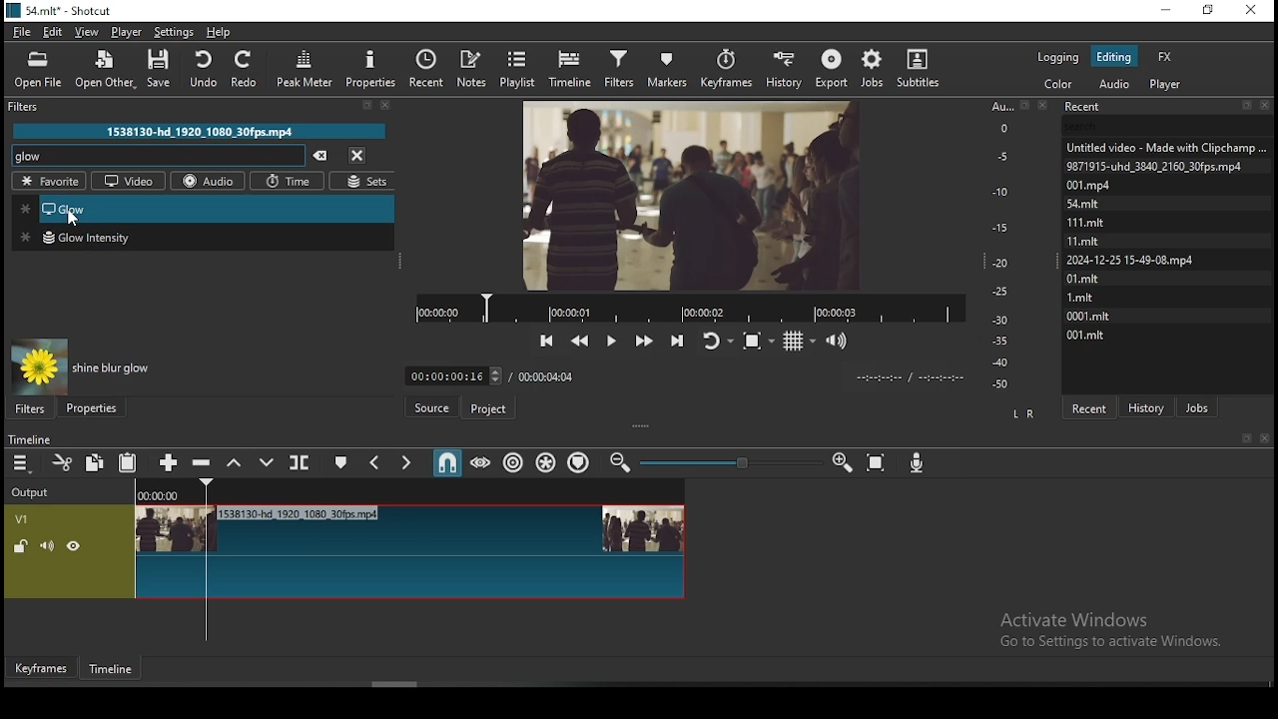  Describe the element at coordinates (1084, 297) in the screenshot. I see `1.mlt` at that location.